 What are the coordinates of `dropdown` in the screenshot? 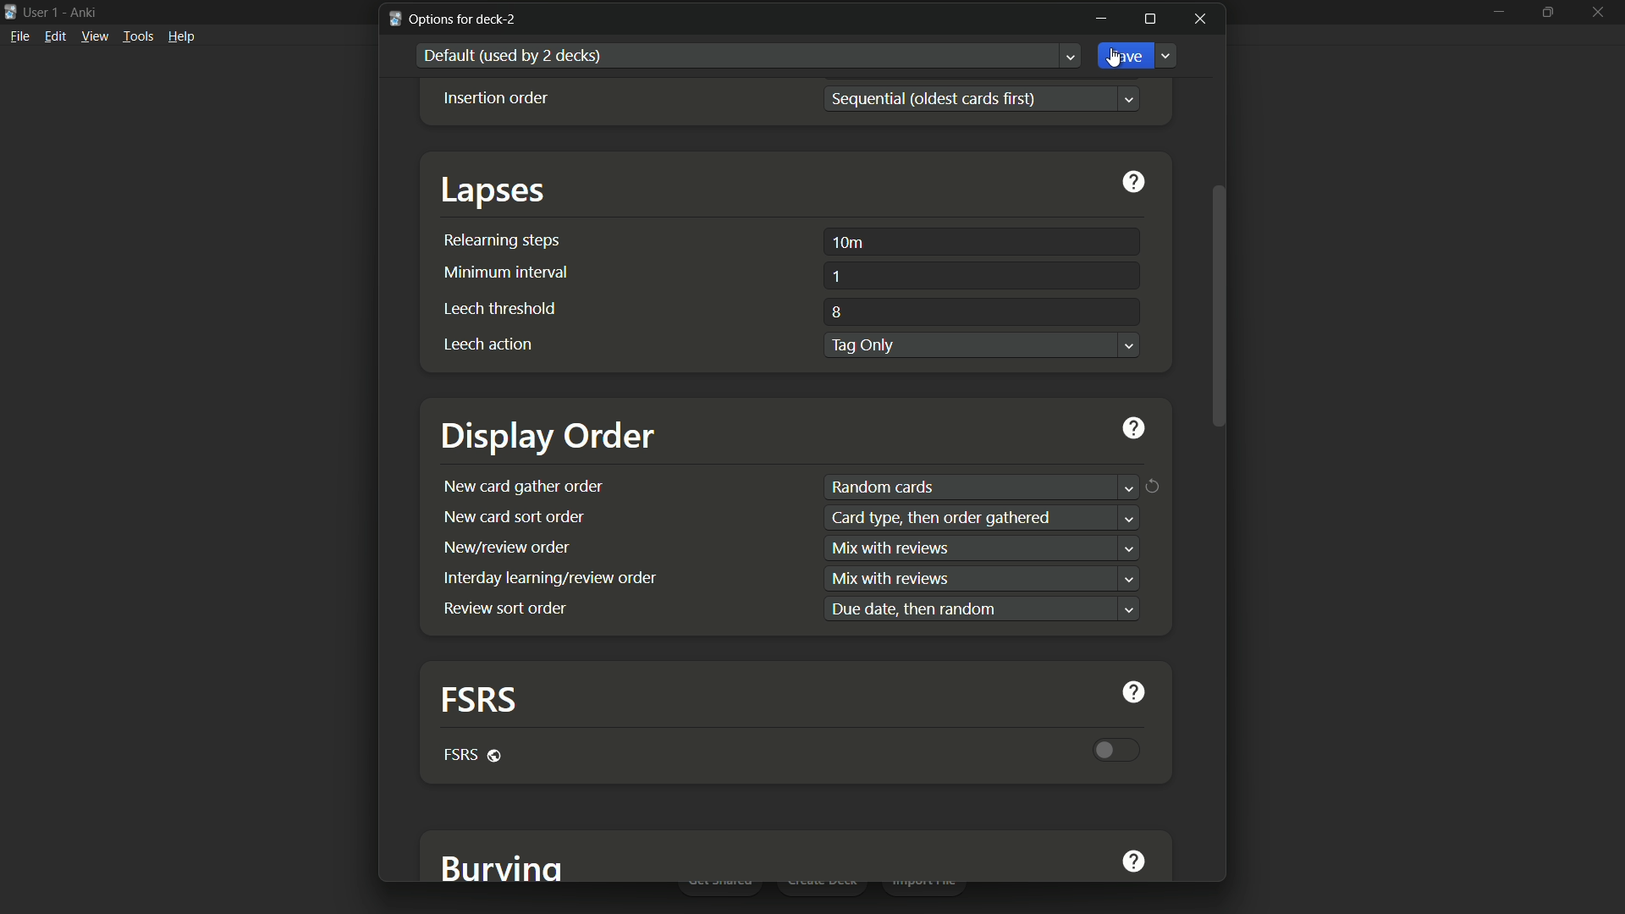 It's located at (1130, 548).